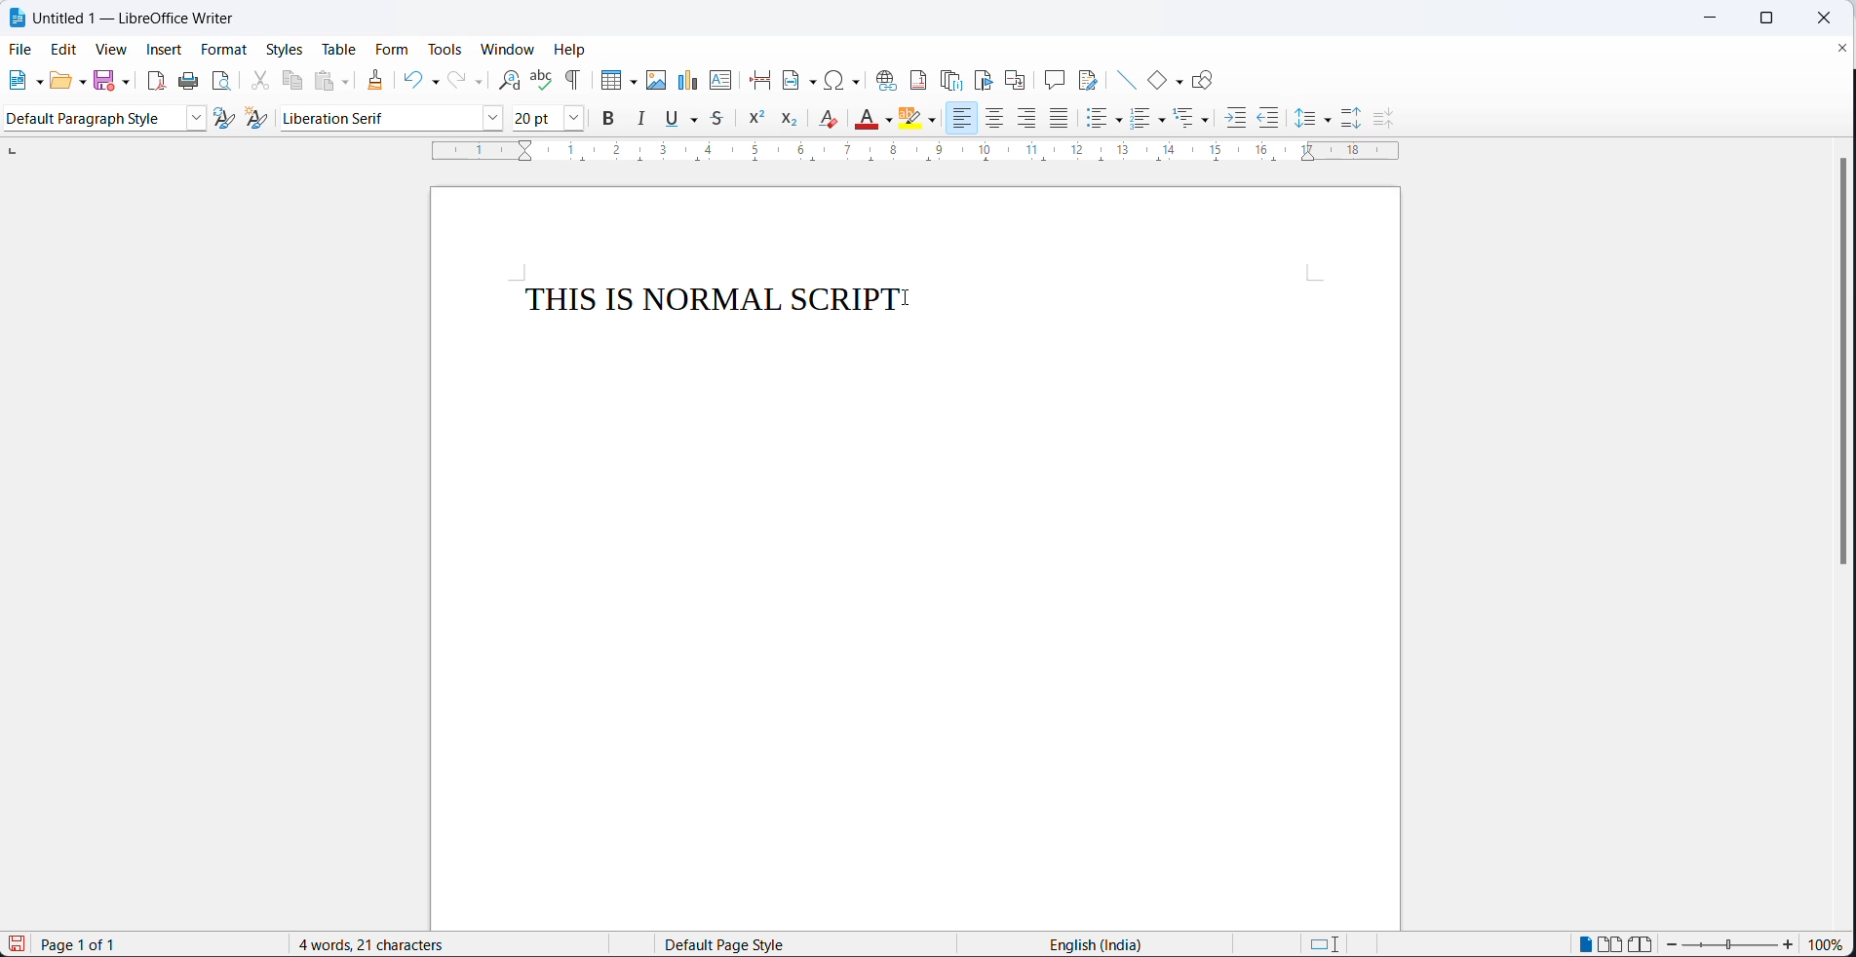 Image resolution: width=1856 pixels, height=957 pixels. I want to click on text align center, so click(998, 118).